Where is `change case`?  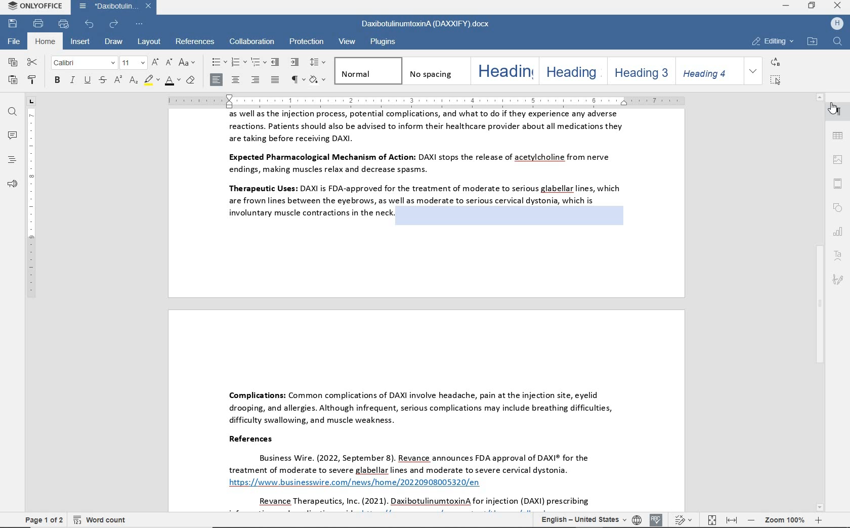 change case is located at coordinates (187, 62).